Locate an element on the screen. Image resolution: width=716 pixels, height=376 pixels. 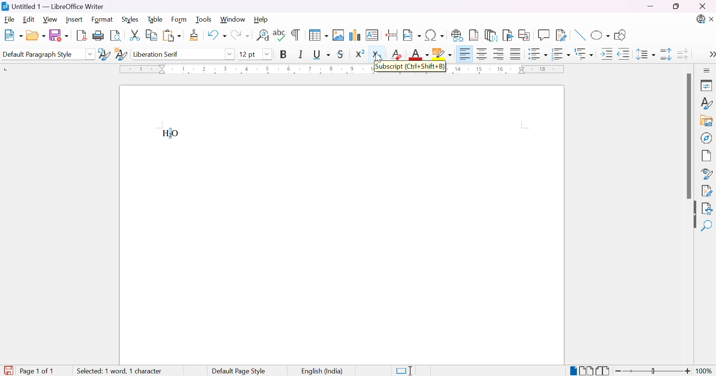
Insert field is located at coordinates (412, 35).